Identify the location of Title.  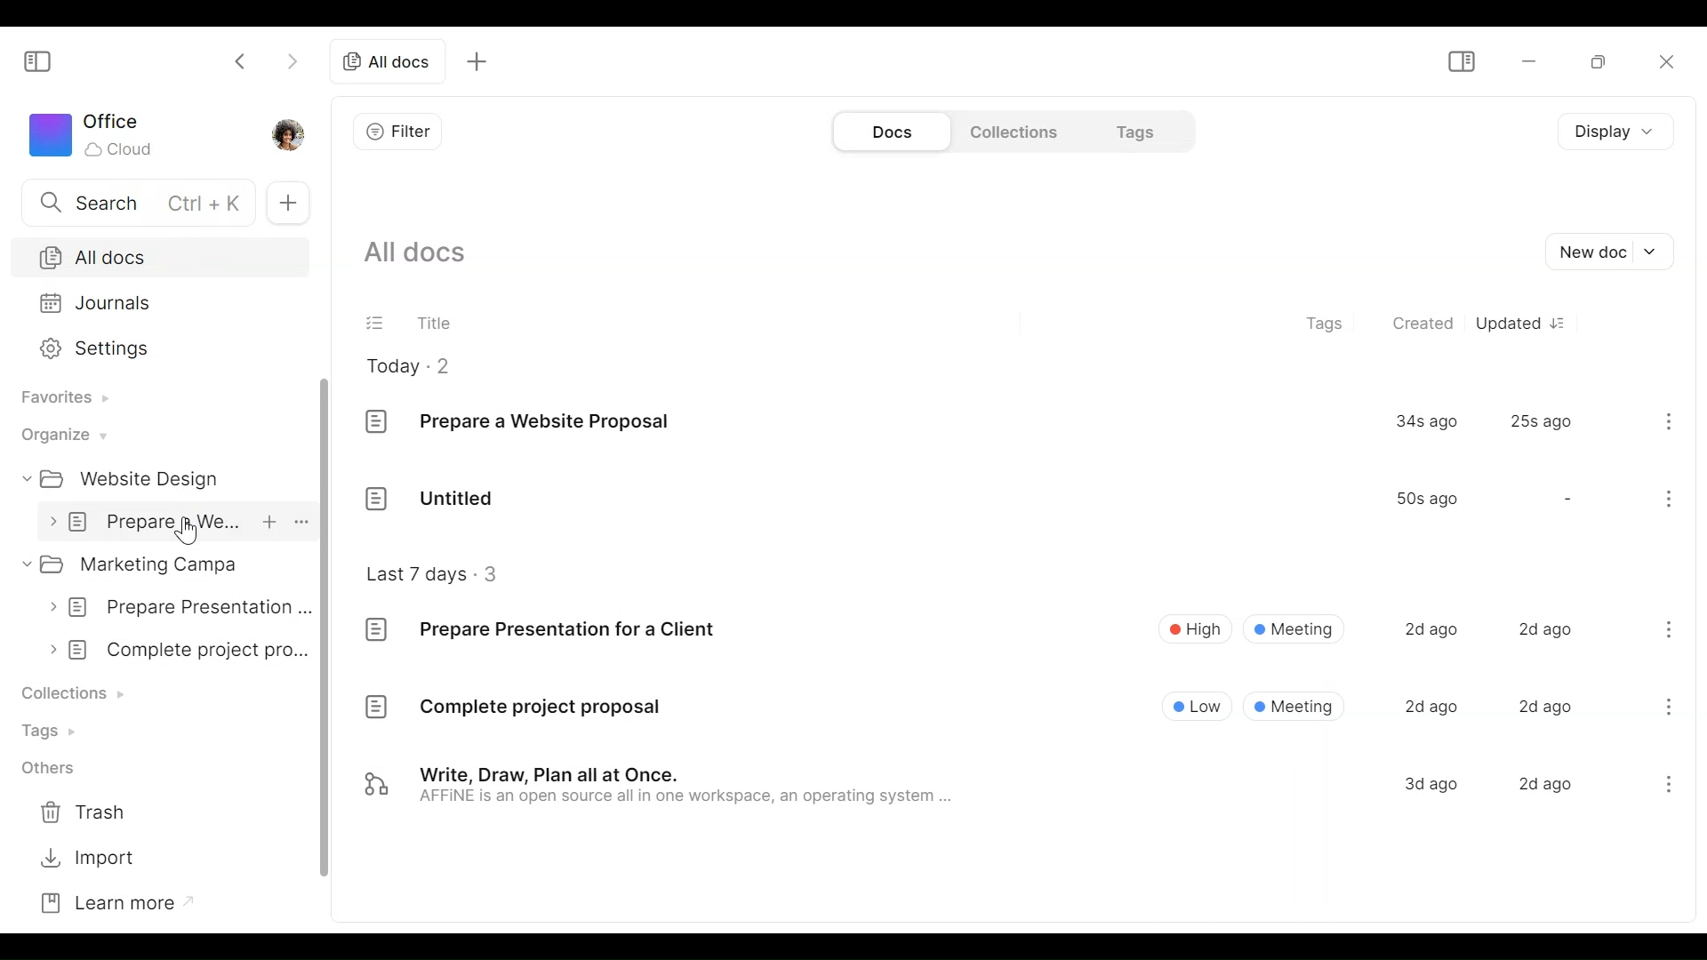
(442, 325).